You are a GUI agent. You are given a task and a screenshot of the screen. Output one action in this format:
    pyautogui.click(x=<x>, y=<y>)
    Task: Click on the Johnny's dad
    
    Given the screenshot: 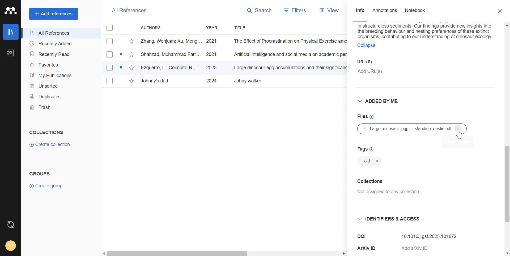 What is the action you would take?
    pyautogui.click(x=160, y=81)
    